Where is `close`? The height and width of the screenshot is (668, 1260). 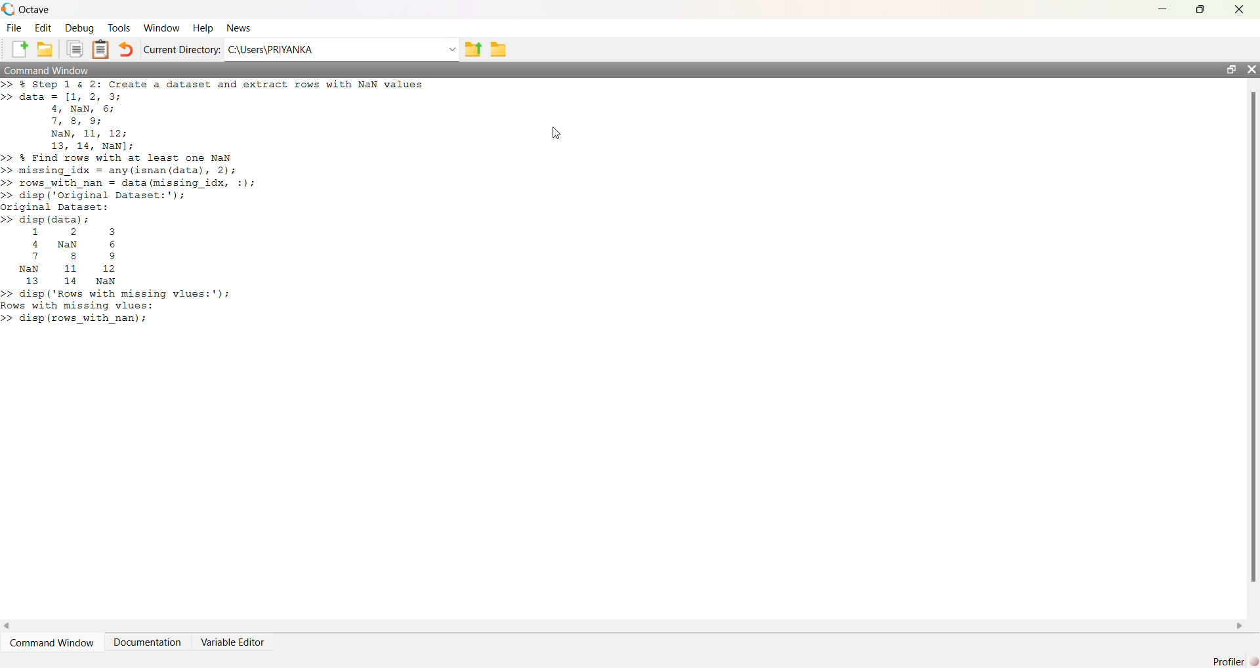
close is located at coordinates (1251, 69).